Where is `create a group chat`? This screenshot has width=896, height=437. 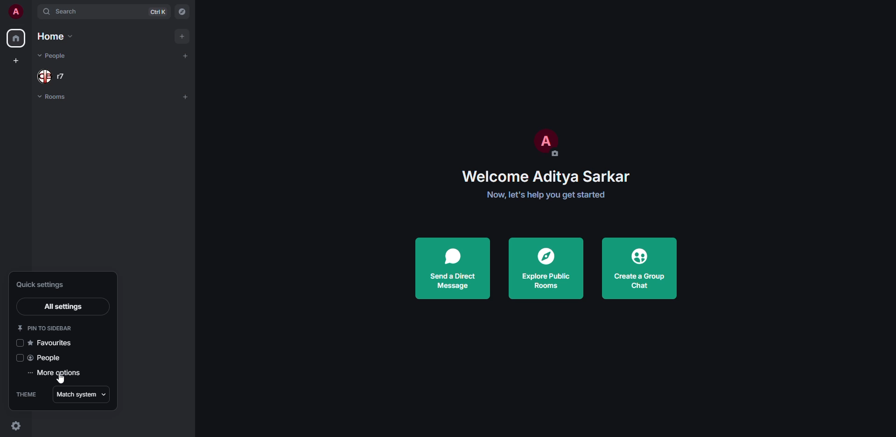
create a group chat is located at coordinates (638, 268).